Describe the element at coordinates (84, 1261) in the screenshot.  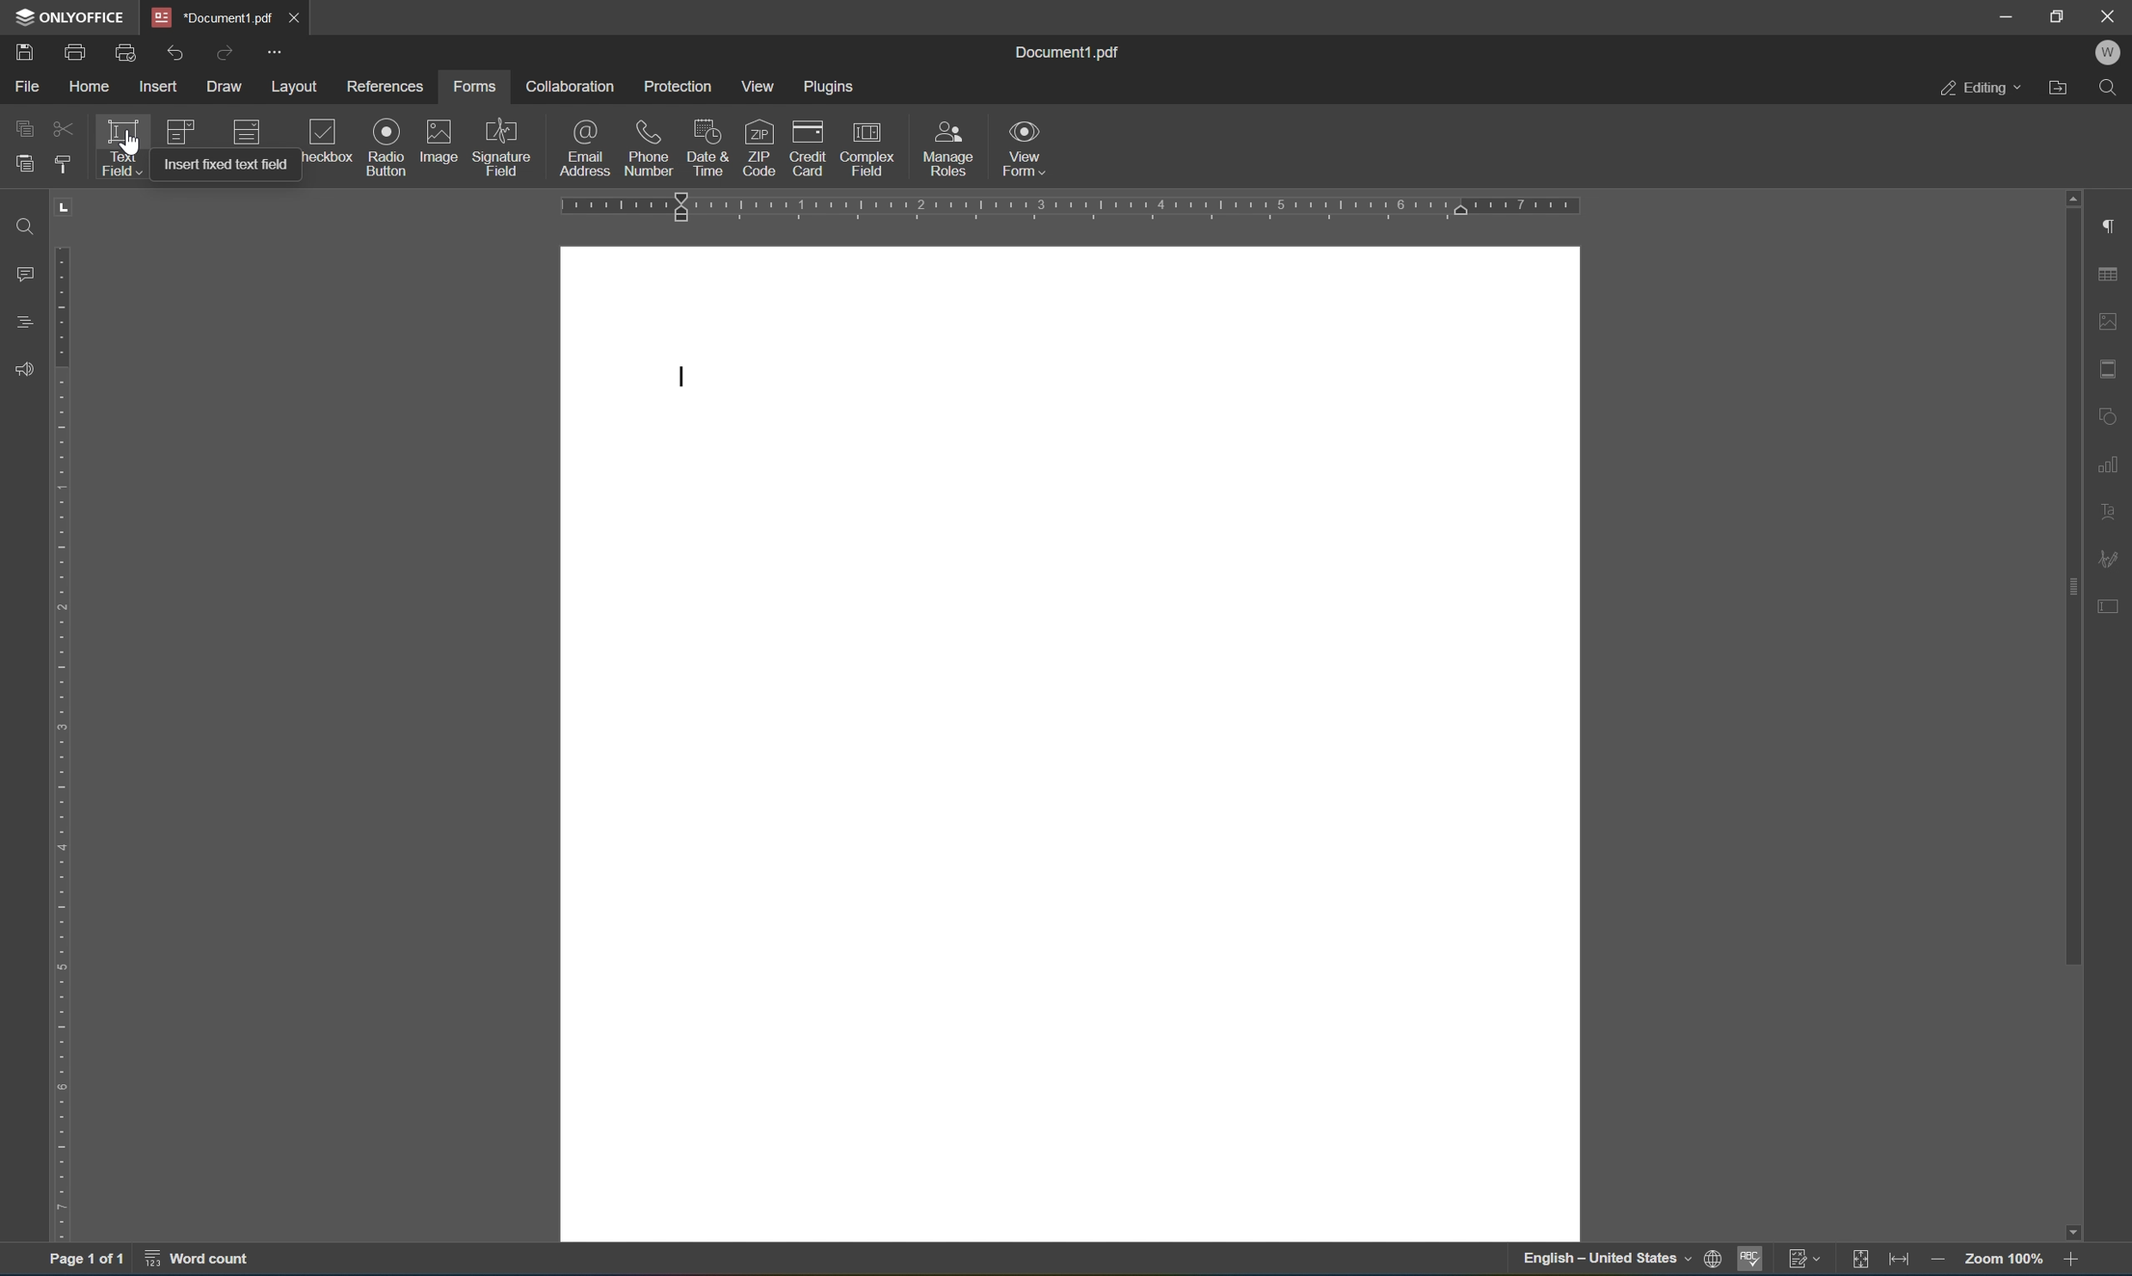
I see `page 1 of 1` at that location.